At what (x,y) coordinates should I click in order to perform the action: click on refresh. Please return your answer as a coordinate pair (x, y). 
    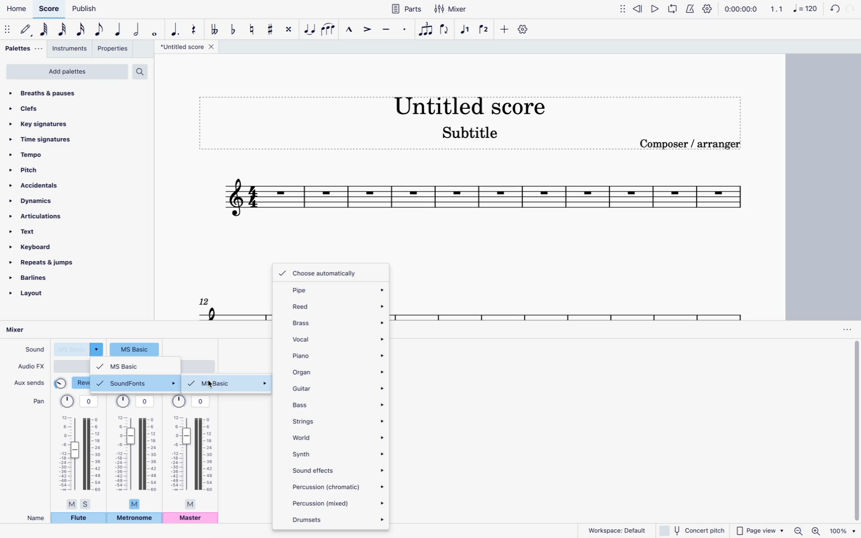
    Looking at the image, I should click on (833, 10).